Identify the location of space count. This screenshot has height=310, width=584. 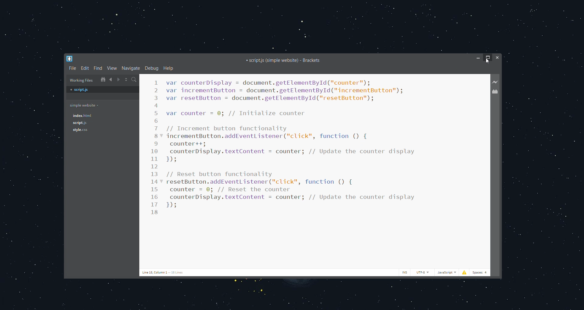
(481, 272).